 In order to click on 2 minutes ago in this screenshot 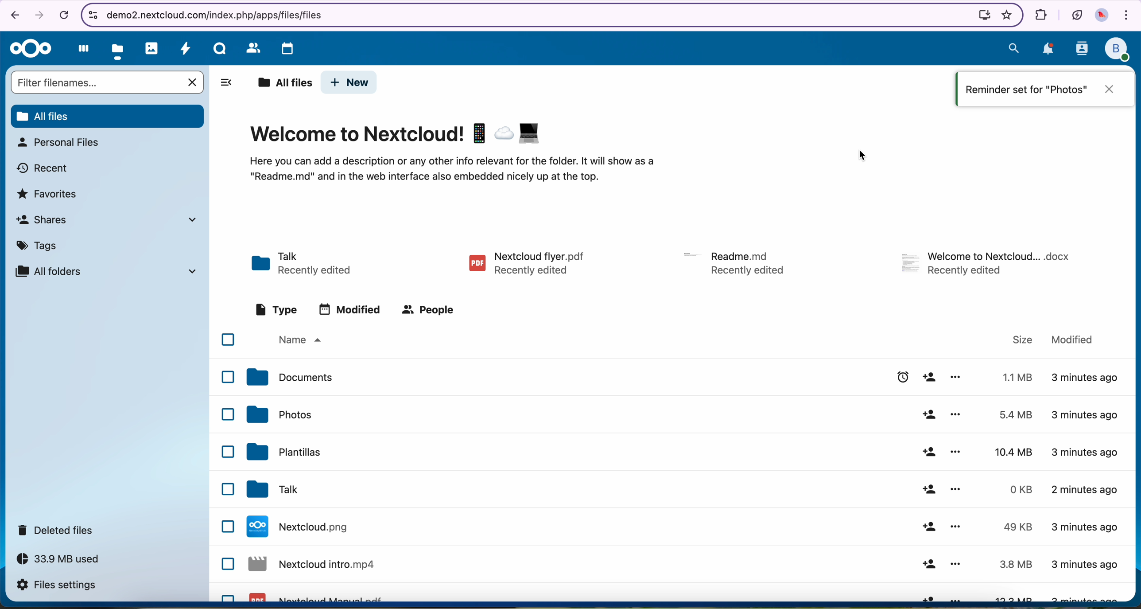, I will do `click(1087, 379)`.